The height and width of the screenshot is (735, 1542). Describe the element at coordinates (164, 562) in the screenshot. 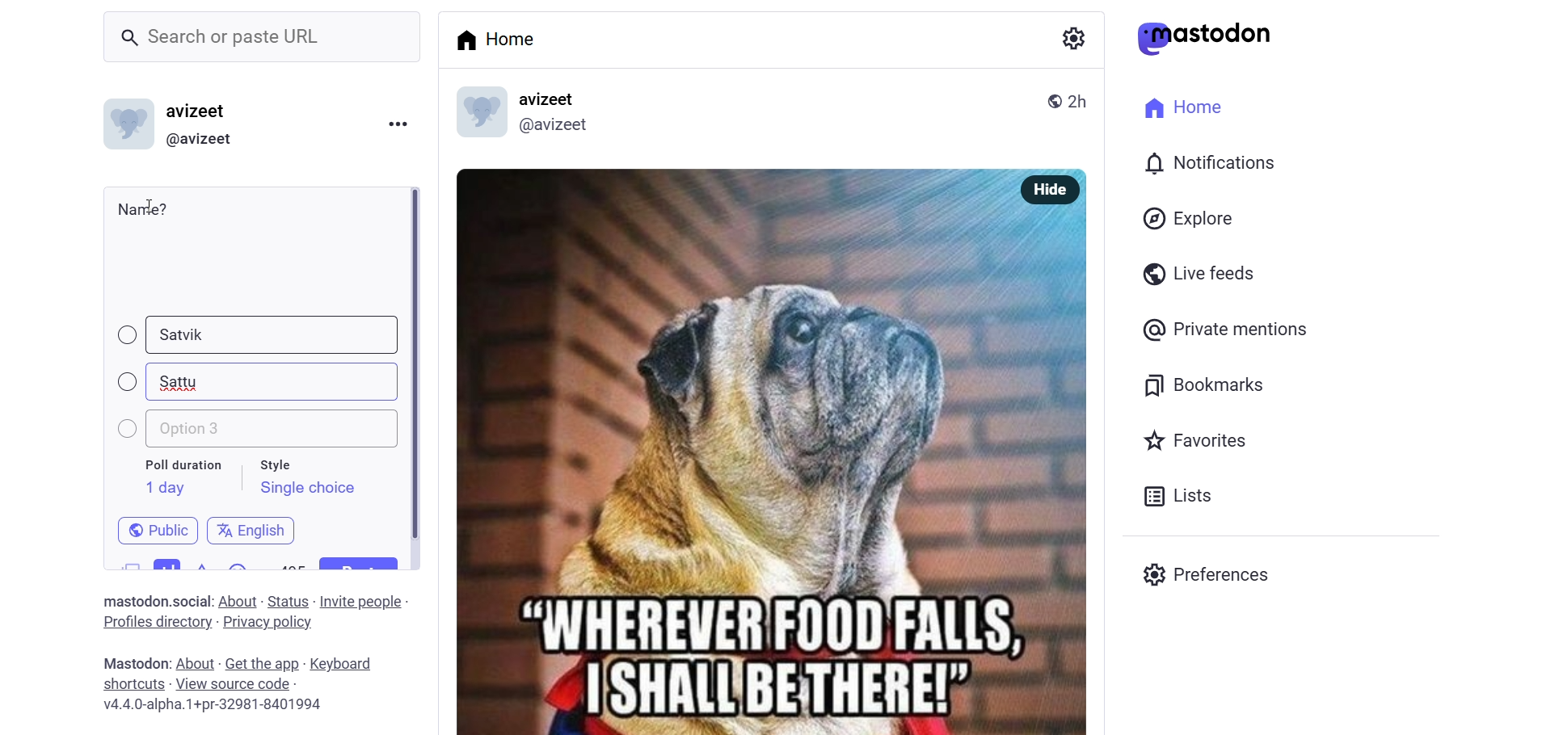

I see `poll` at that location.